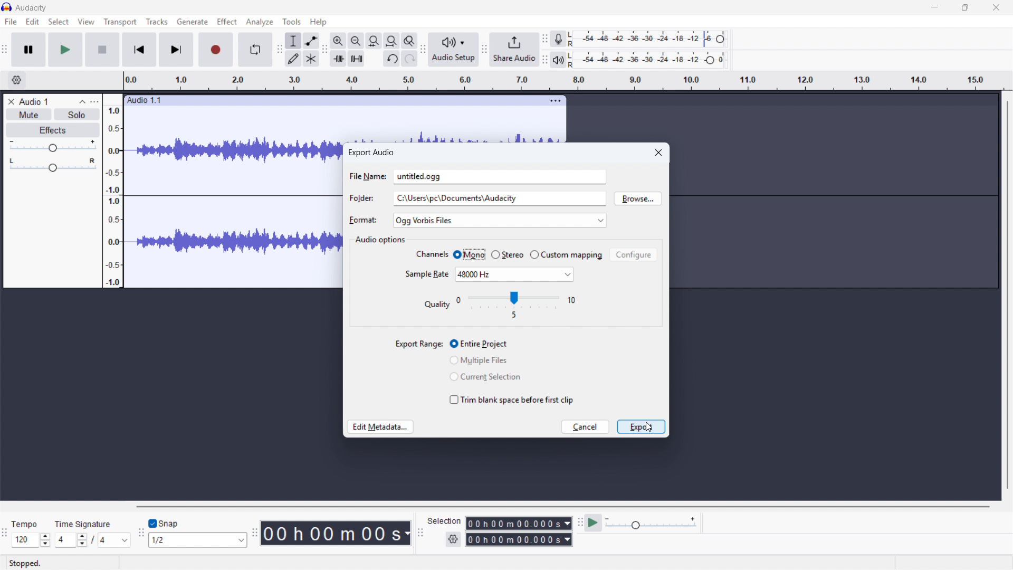 The width and height of the screenshot is (1013, 570). What do you see at coordinates (116, 541) in the screenshot?
I see `Set time signature ` at bounding box center [116, 541].